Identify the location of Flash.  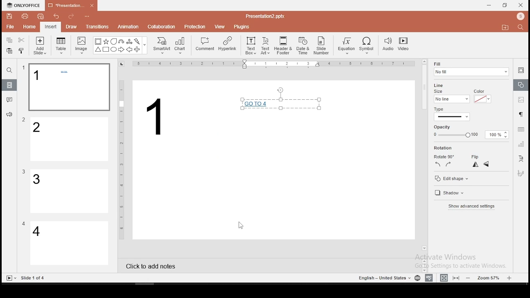
(138, 41).